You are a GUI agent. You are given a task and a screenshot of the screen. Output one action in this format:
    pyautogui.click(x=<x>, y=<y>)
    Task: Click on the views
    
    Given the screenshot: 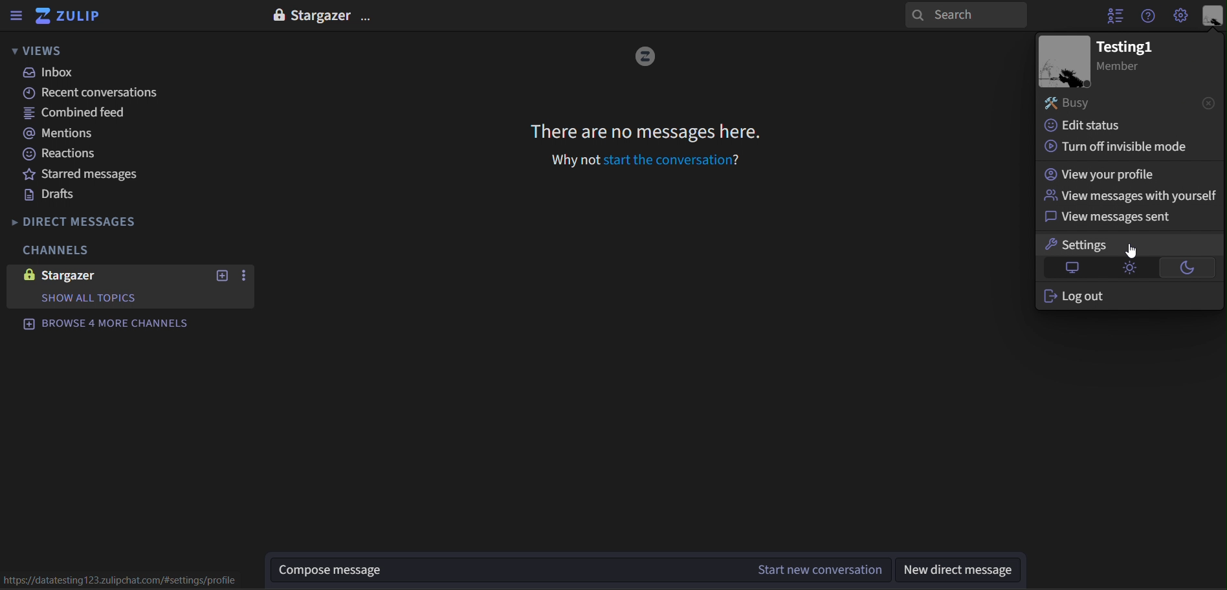 What is the action you would take?
    pyautogui.click(x=38, y=50)
    